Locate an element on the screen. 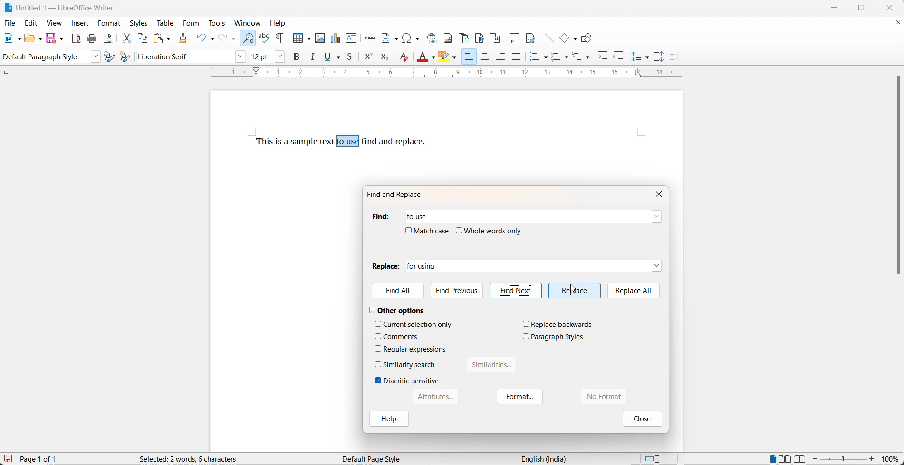 The height and width of the screenshot is (465, 904). strike through is located at coordinates (351, 58).